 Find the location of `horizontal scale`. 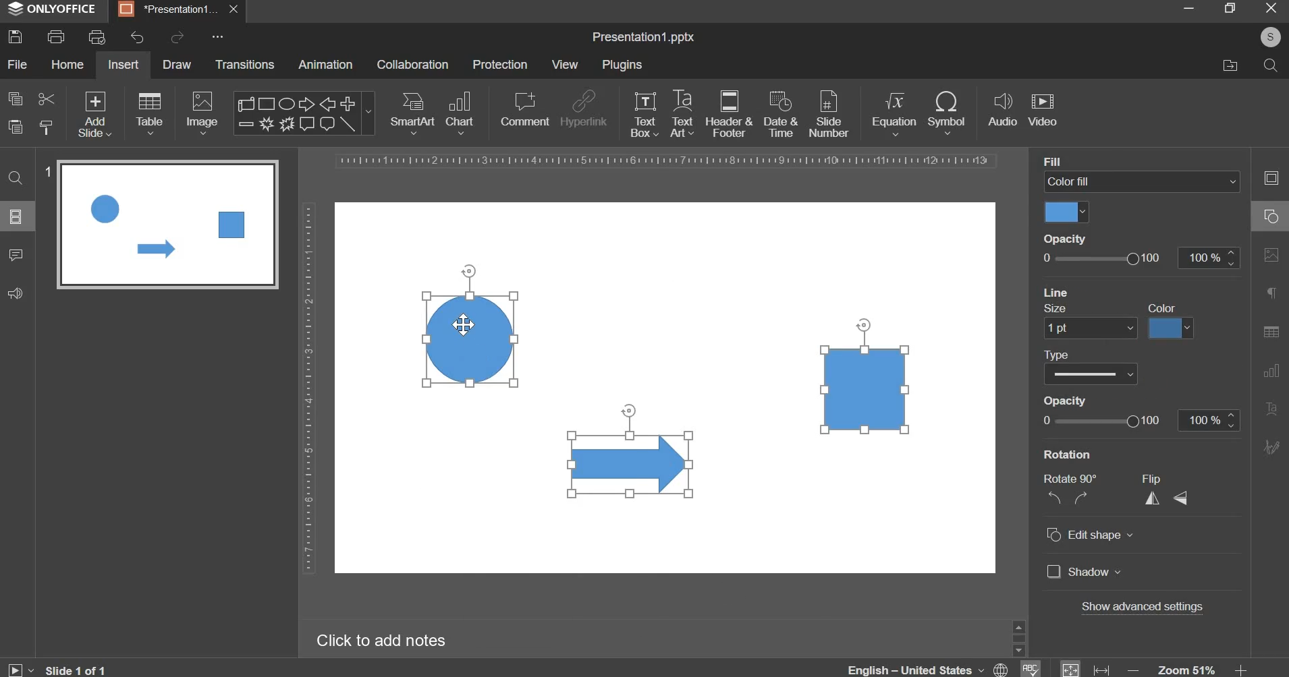

horizontal scale is located at coordinates (667, 161).